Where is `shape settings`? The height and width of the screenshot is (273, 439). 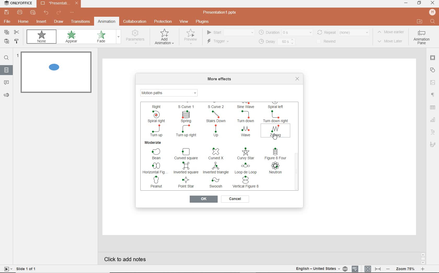 shape settings is located at coordinates (434, 70).